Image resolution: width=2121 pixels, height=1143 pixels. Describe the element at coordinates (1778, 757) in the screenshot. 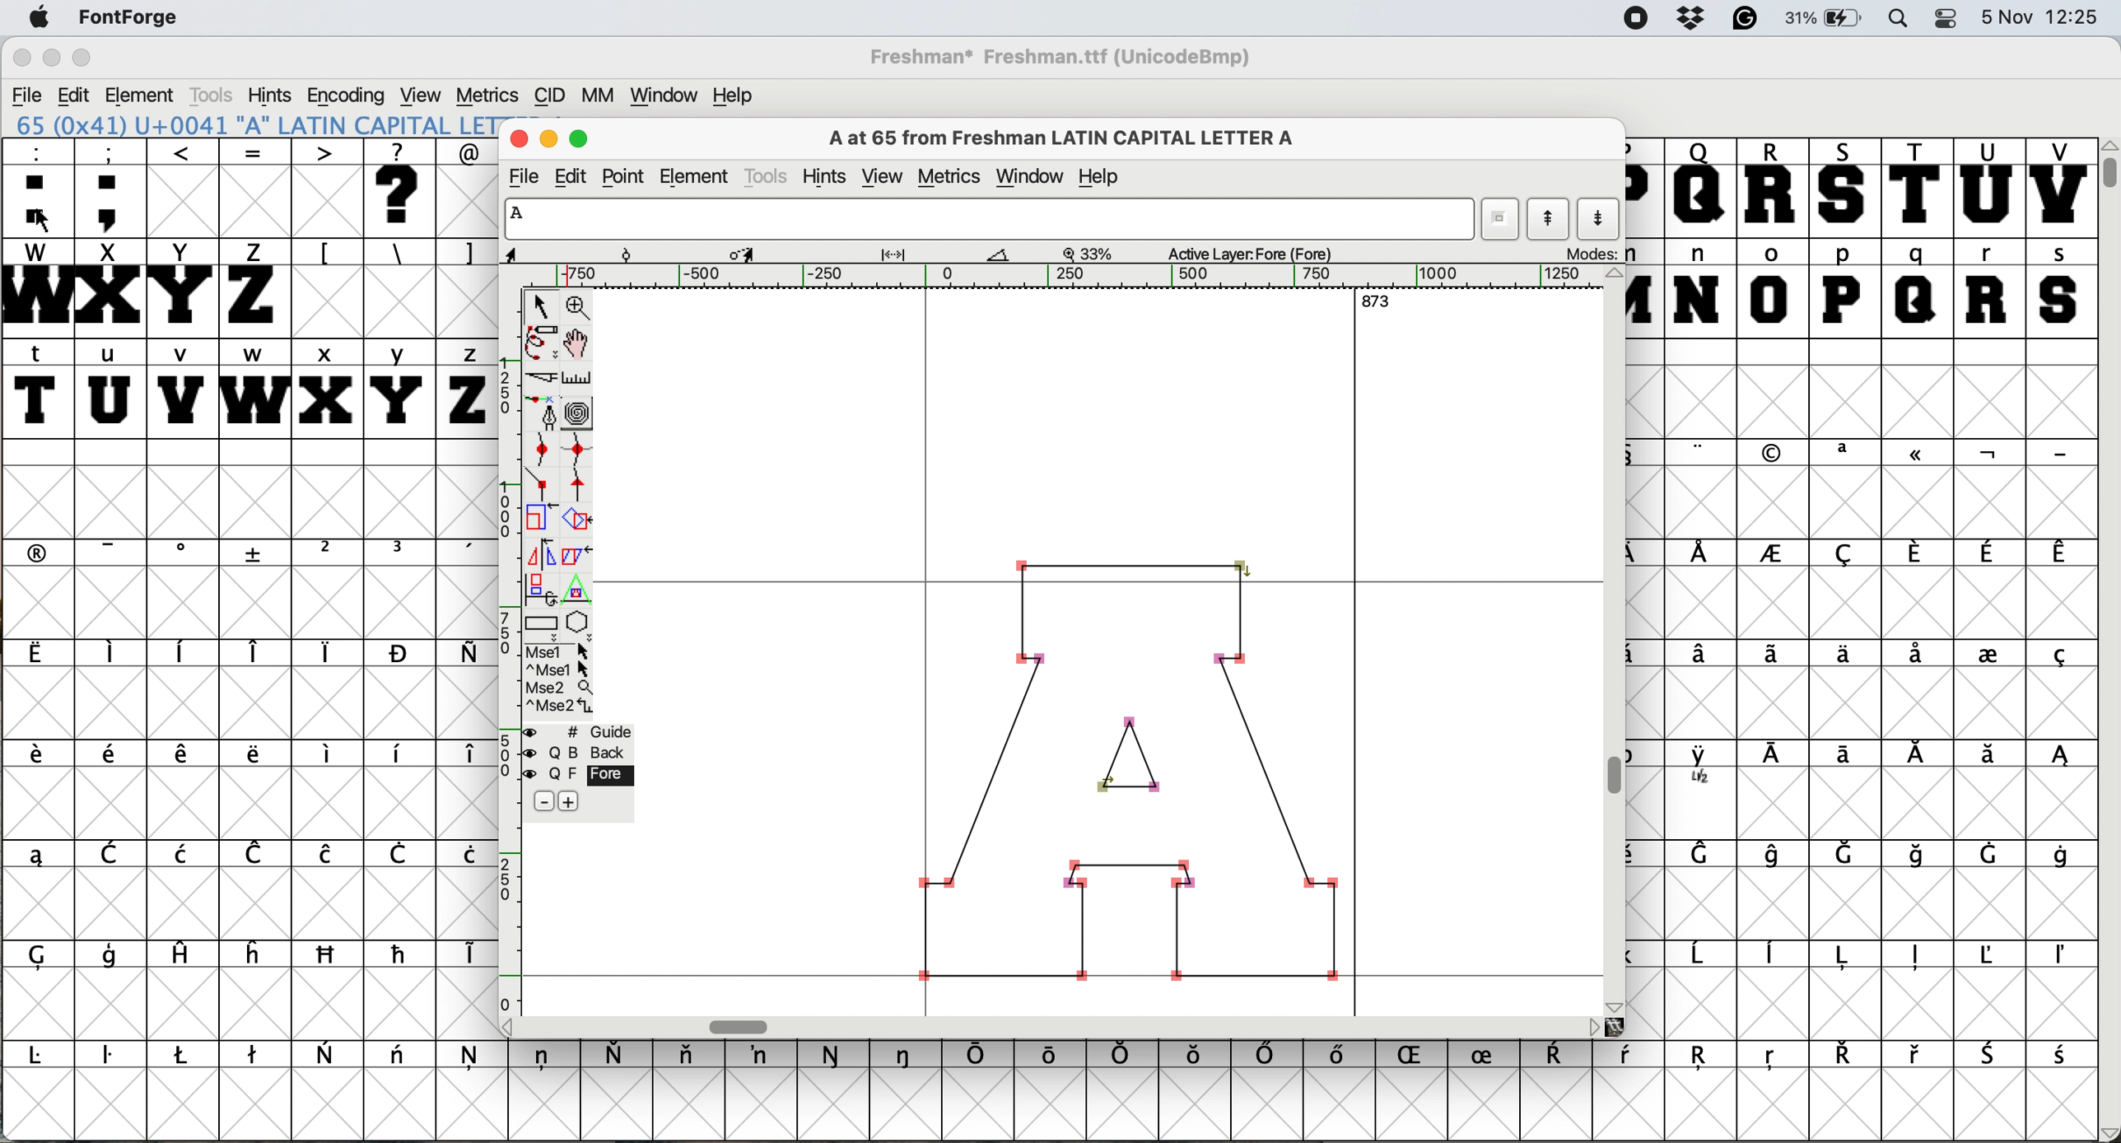

I see `symbol` at that location.